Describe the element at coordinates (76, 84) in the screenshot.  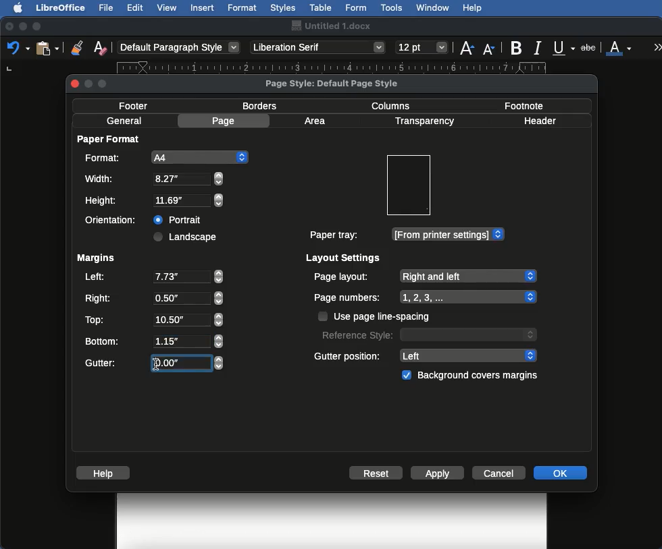
I see `close` at that location.